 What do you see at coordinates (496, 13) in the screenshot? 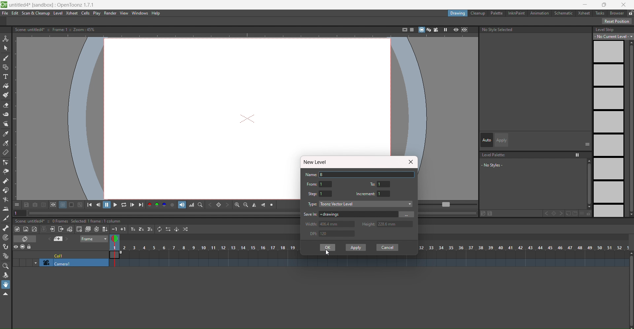
I see `palette` at bounding box center [496, 13].